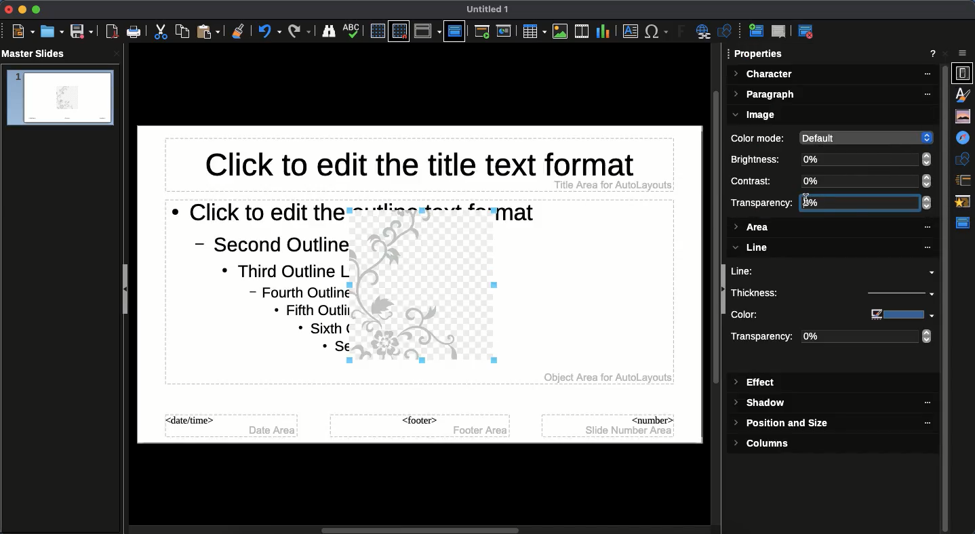 The width and height of the screenshot is (975, 534). Describe the element at coordinates (682, 33) in the screenshot. I see `Fontwork` at that location.